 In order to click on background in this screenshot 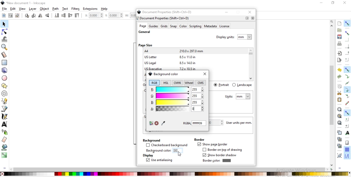, I will do `click(151, 140)`.